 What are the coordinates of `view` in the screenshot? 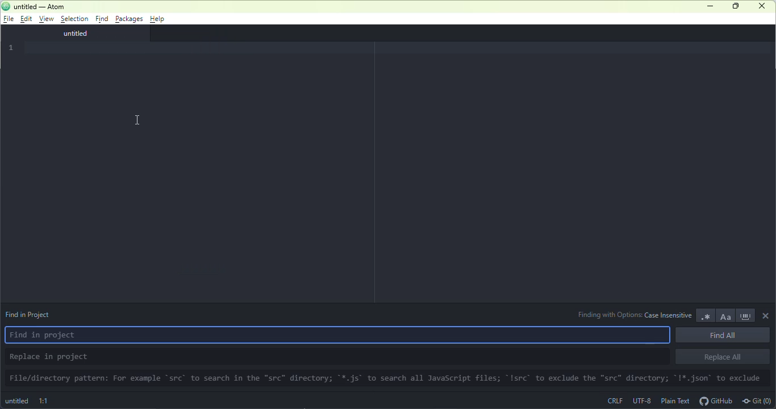 It's located at (45, 19).